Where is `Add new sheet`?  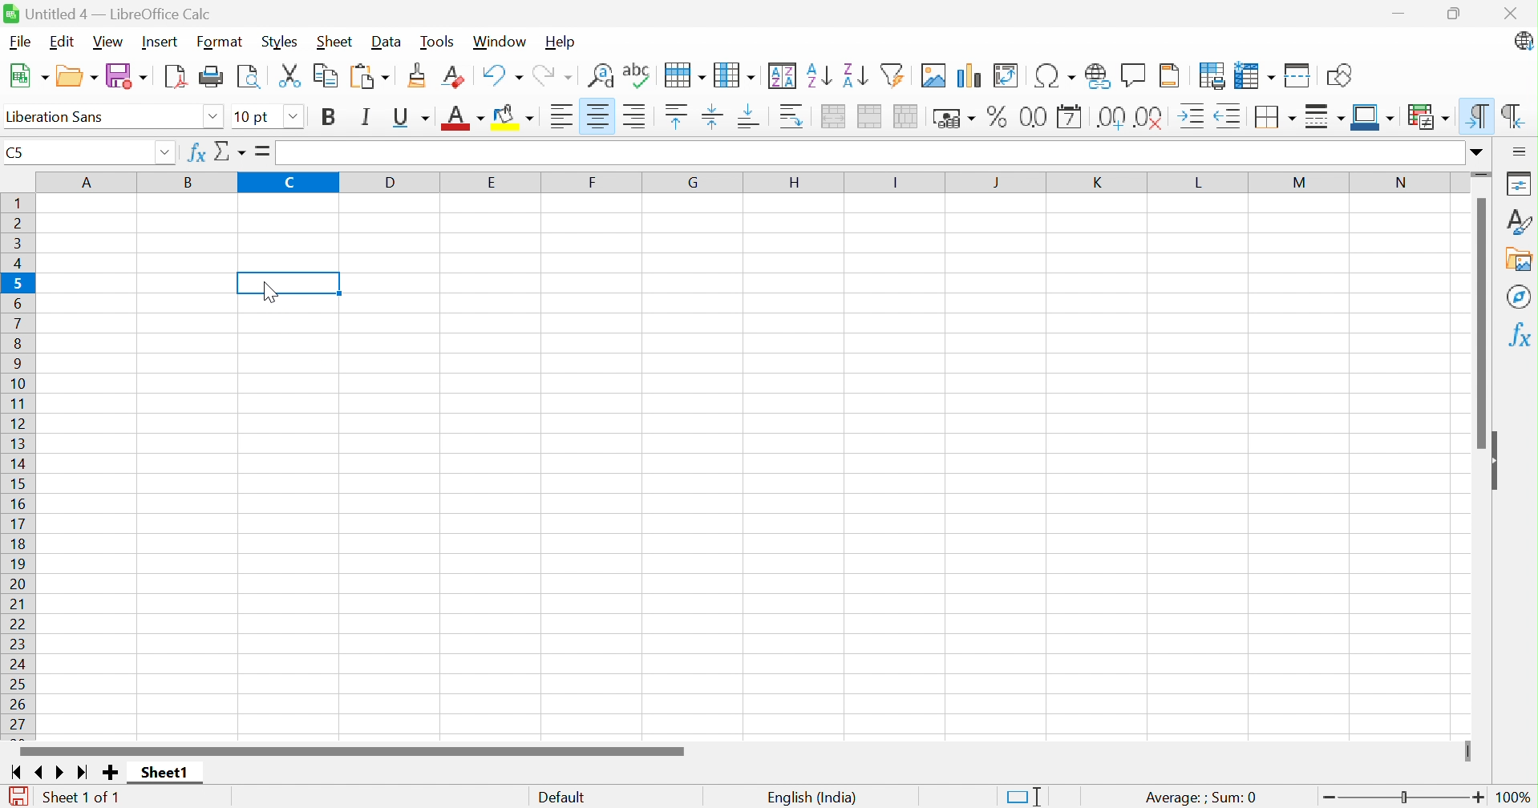
Add new sheet is located at coordinates (110, 772).